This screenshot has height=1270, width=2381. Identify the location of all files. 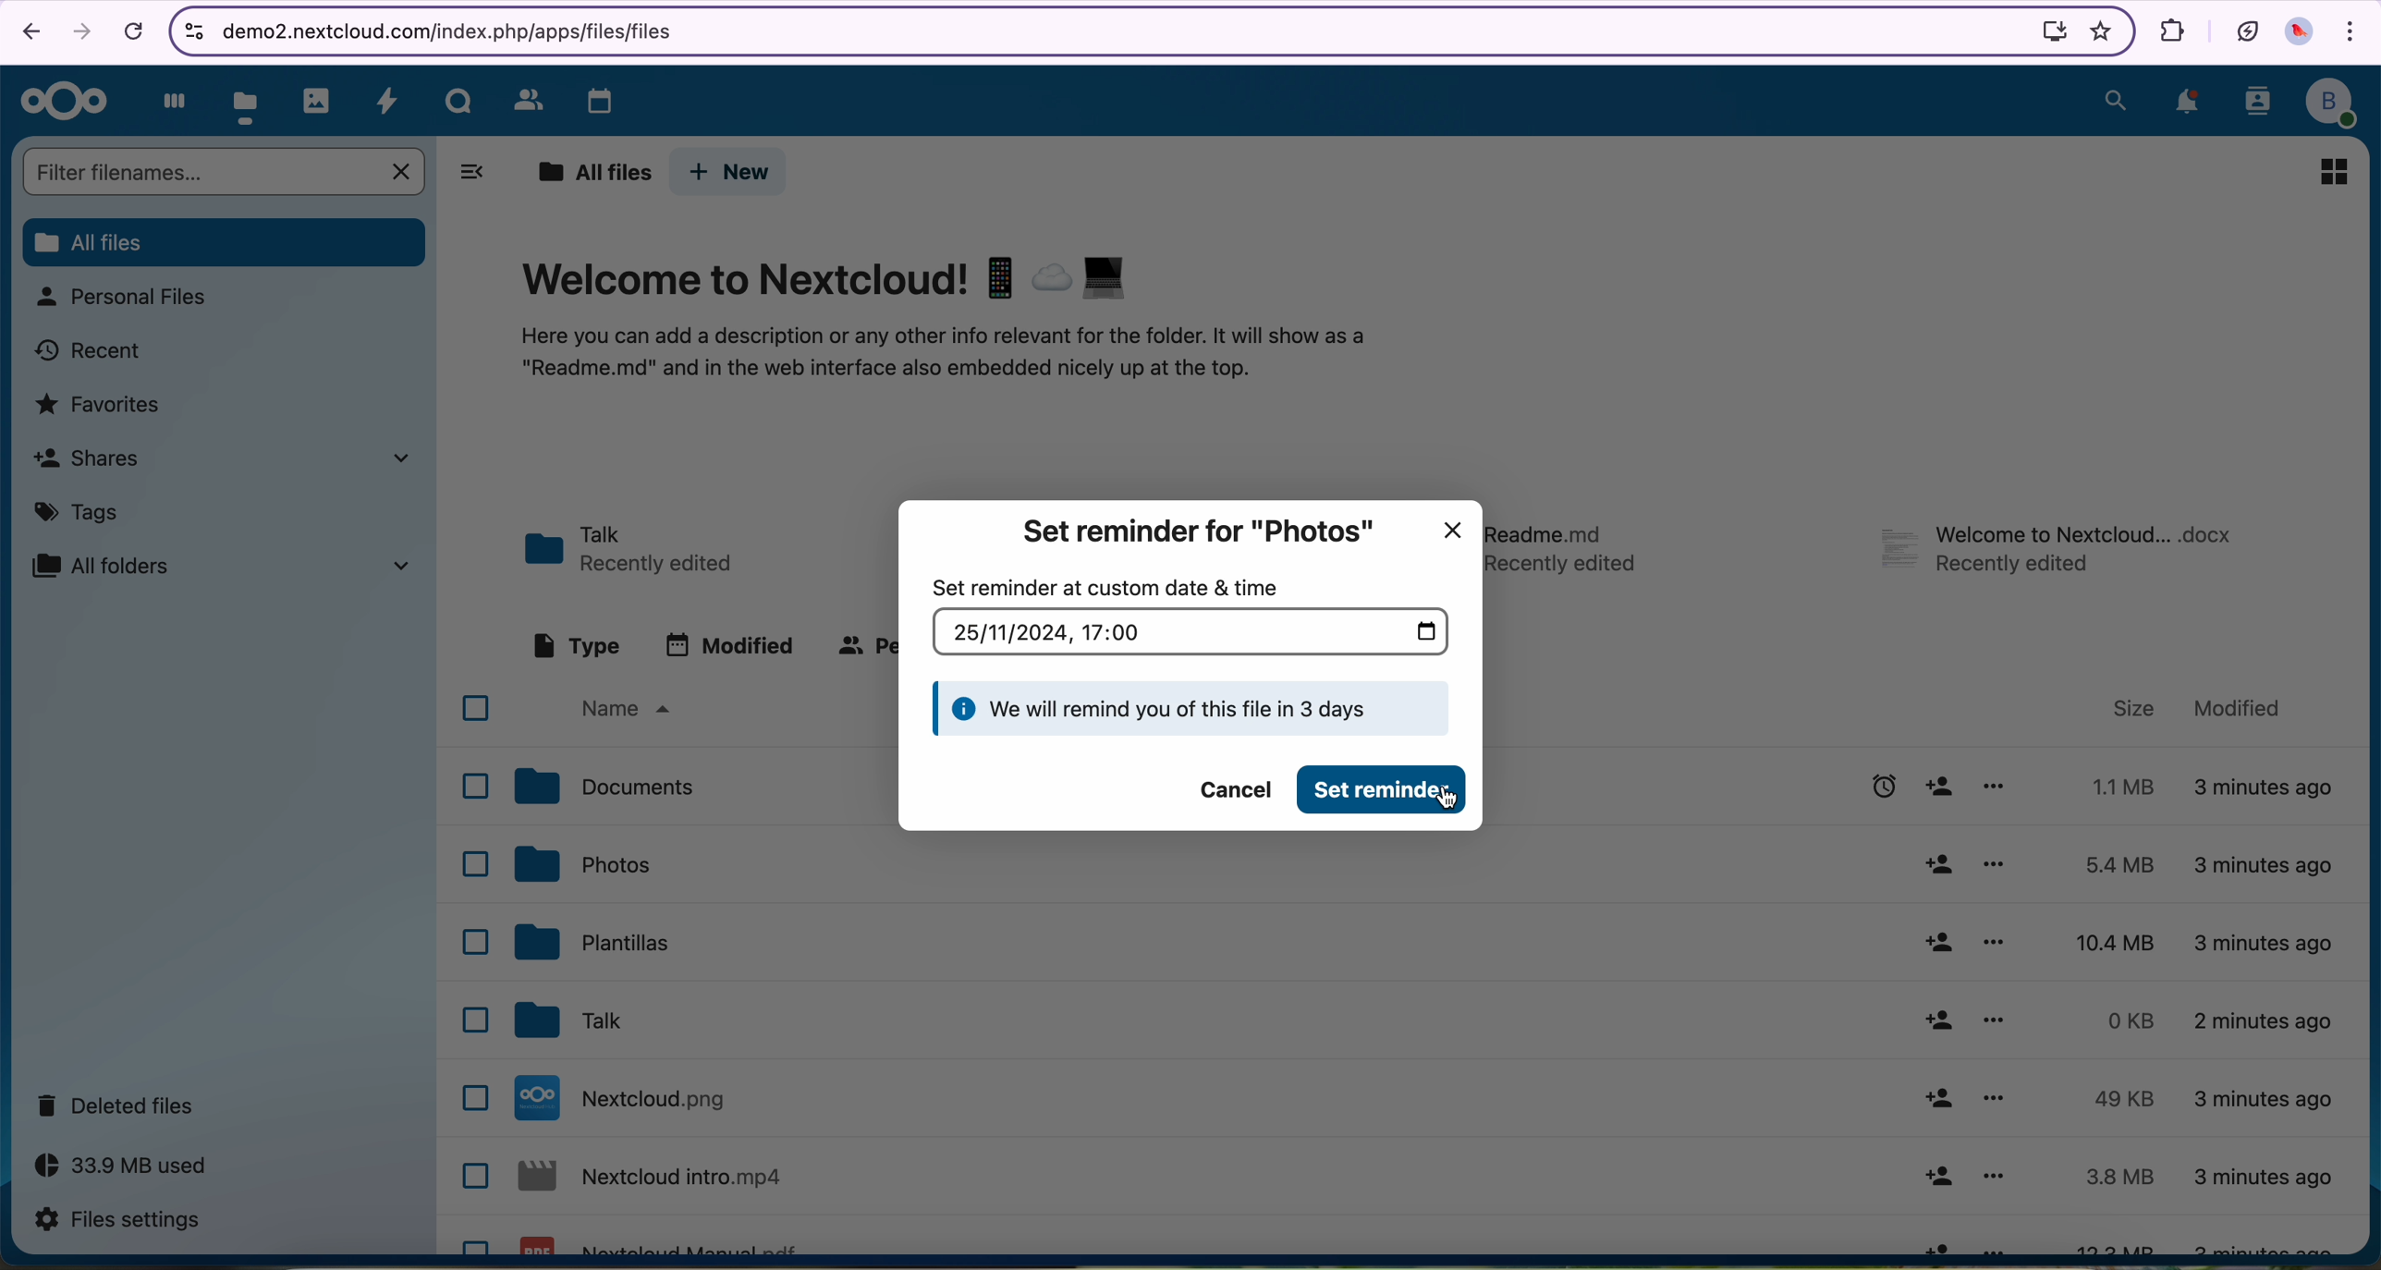
(225, 243).